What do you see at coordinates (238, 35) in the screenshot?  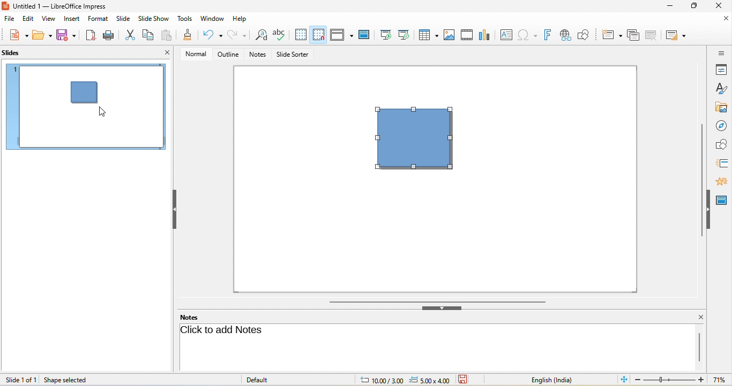 I see `redo` at bounding box center [238, 35].